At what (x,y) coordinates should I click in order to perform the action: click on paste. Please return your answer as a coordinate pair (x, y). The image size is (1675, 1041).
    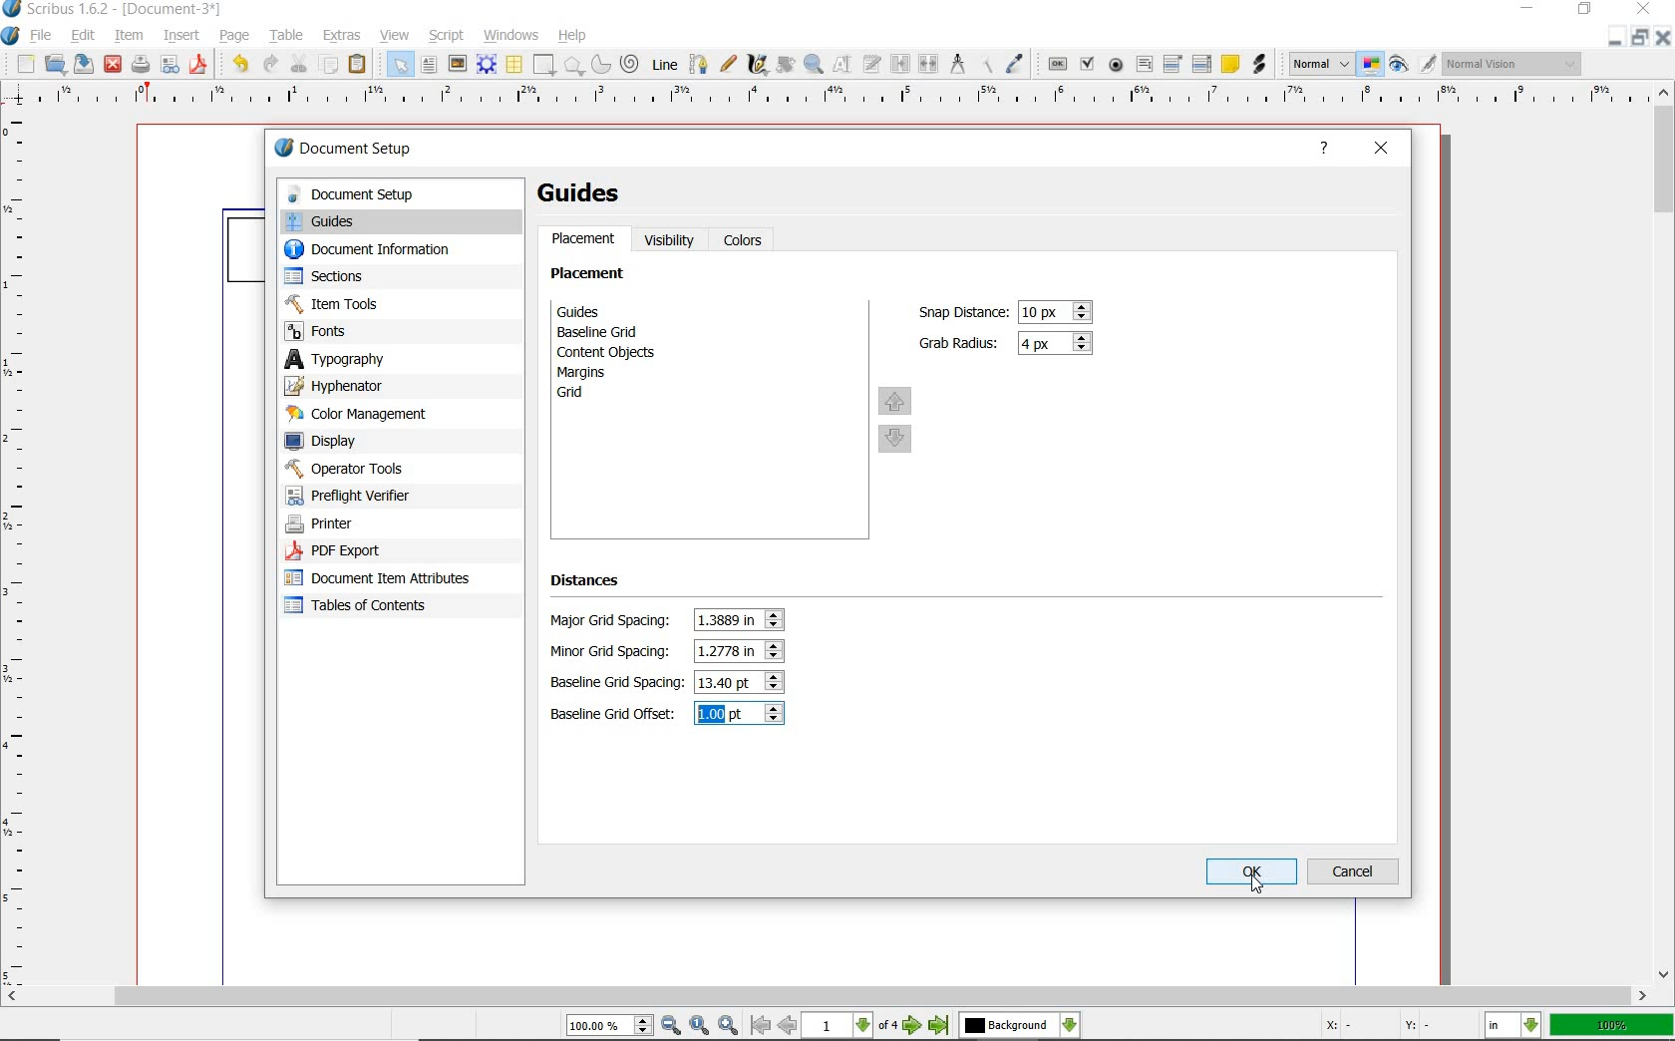
    Looking at the image, I should click on (361, 66).